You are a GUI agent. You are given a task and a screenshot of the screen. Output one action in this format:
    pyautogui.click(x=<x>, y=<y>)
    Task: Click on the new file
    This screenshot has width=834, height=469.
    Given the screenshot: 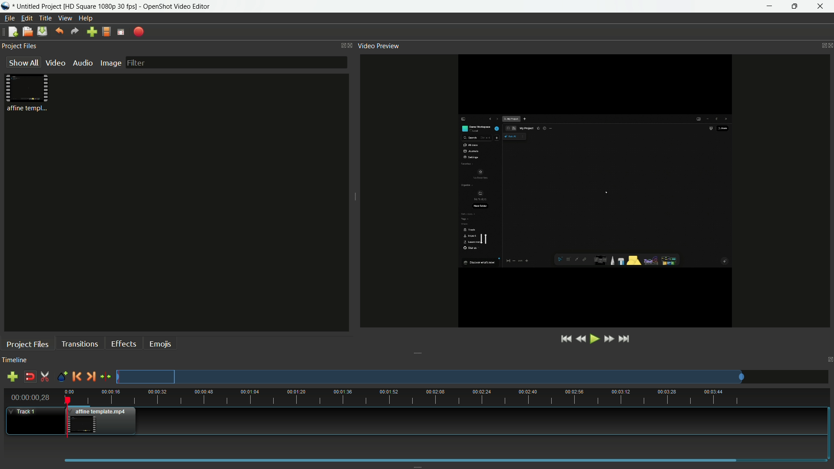 What is the action you would take?
    pyautogui.click(x=11, y=32)
    